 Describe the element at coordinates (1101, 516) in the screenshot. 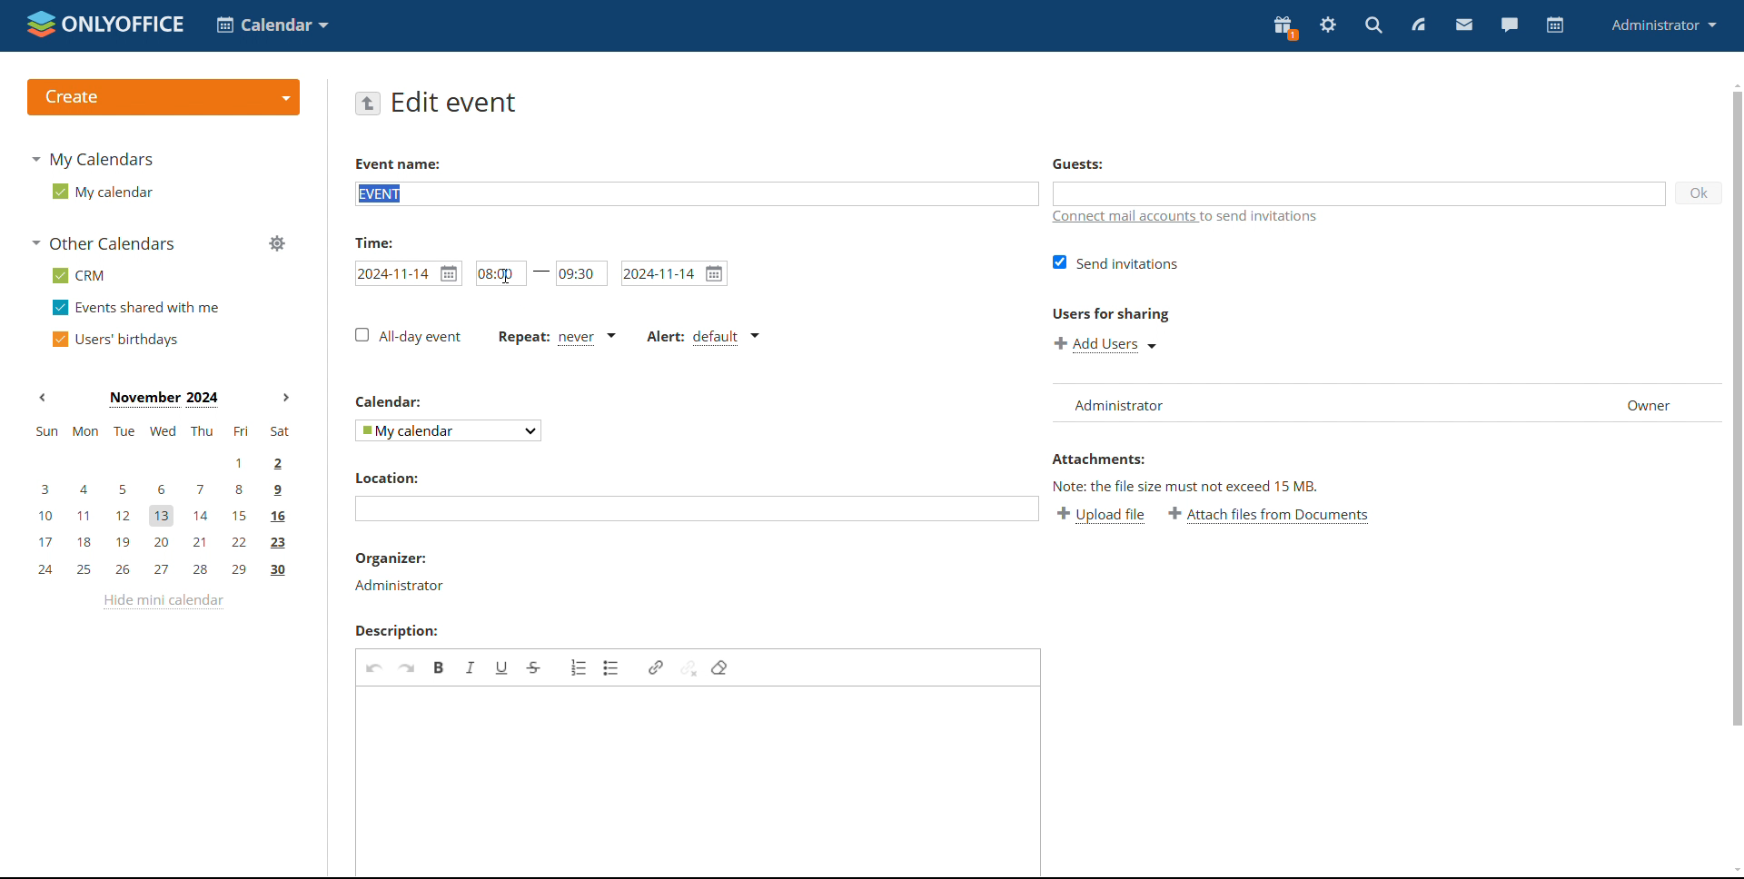

I see `upload file` at that location.